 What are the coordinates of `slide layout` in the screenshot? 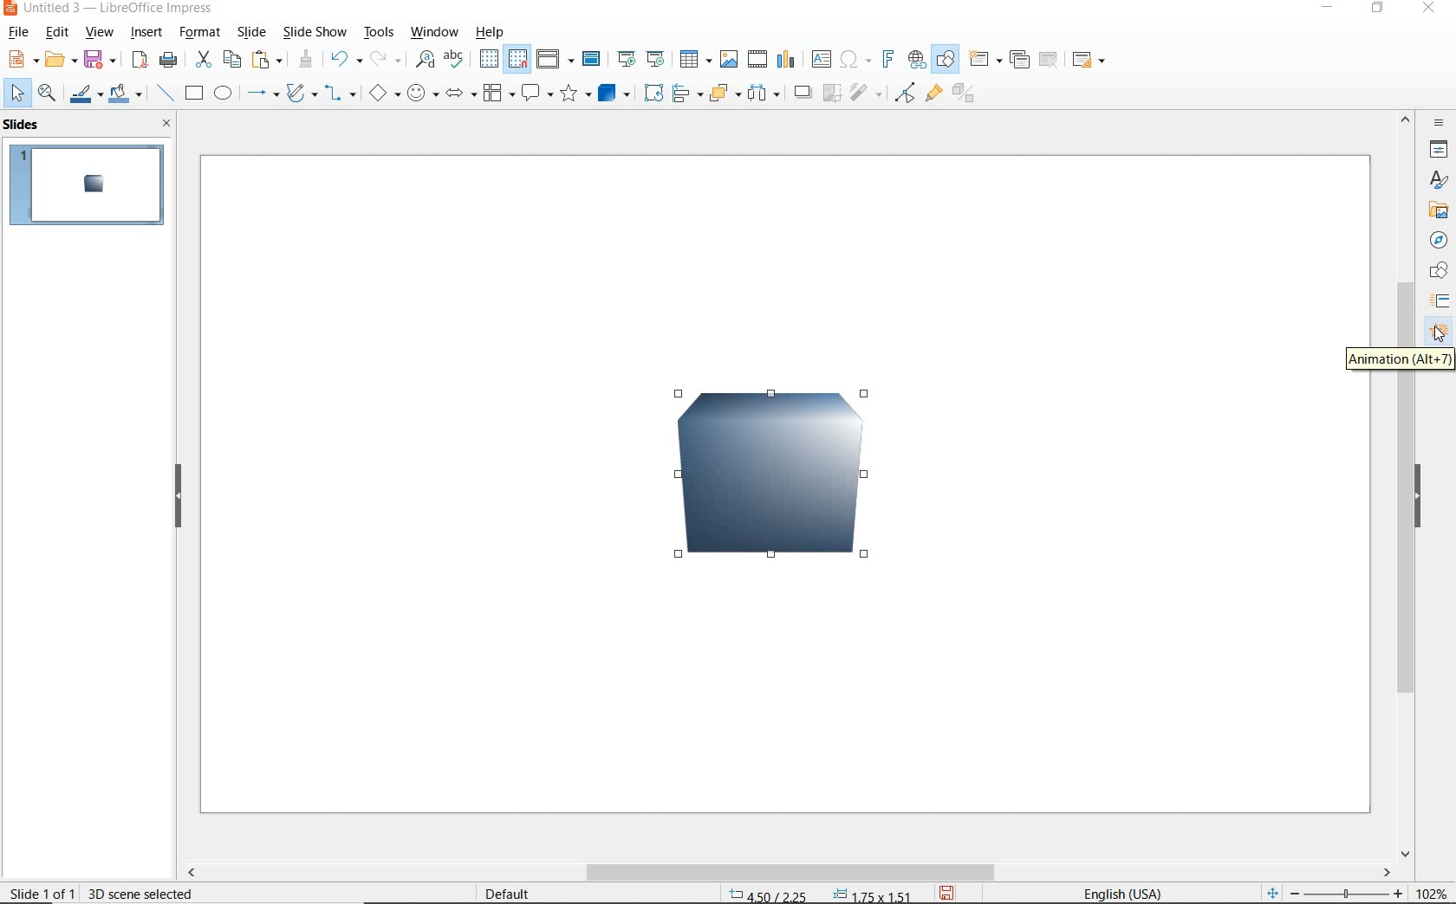 It's located at (1090, 61).